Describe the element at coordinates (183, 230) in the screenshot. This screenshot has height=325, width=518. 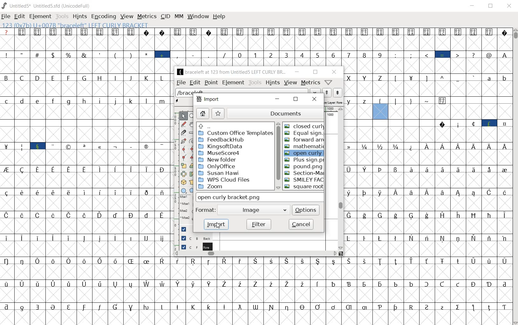
I see `guide` at that location.